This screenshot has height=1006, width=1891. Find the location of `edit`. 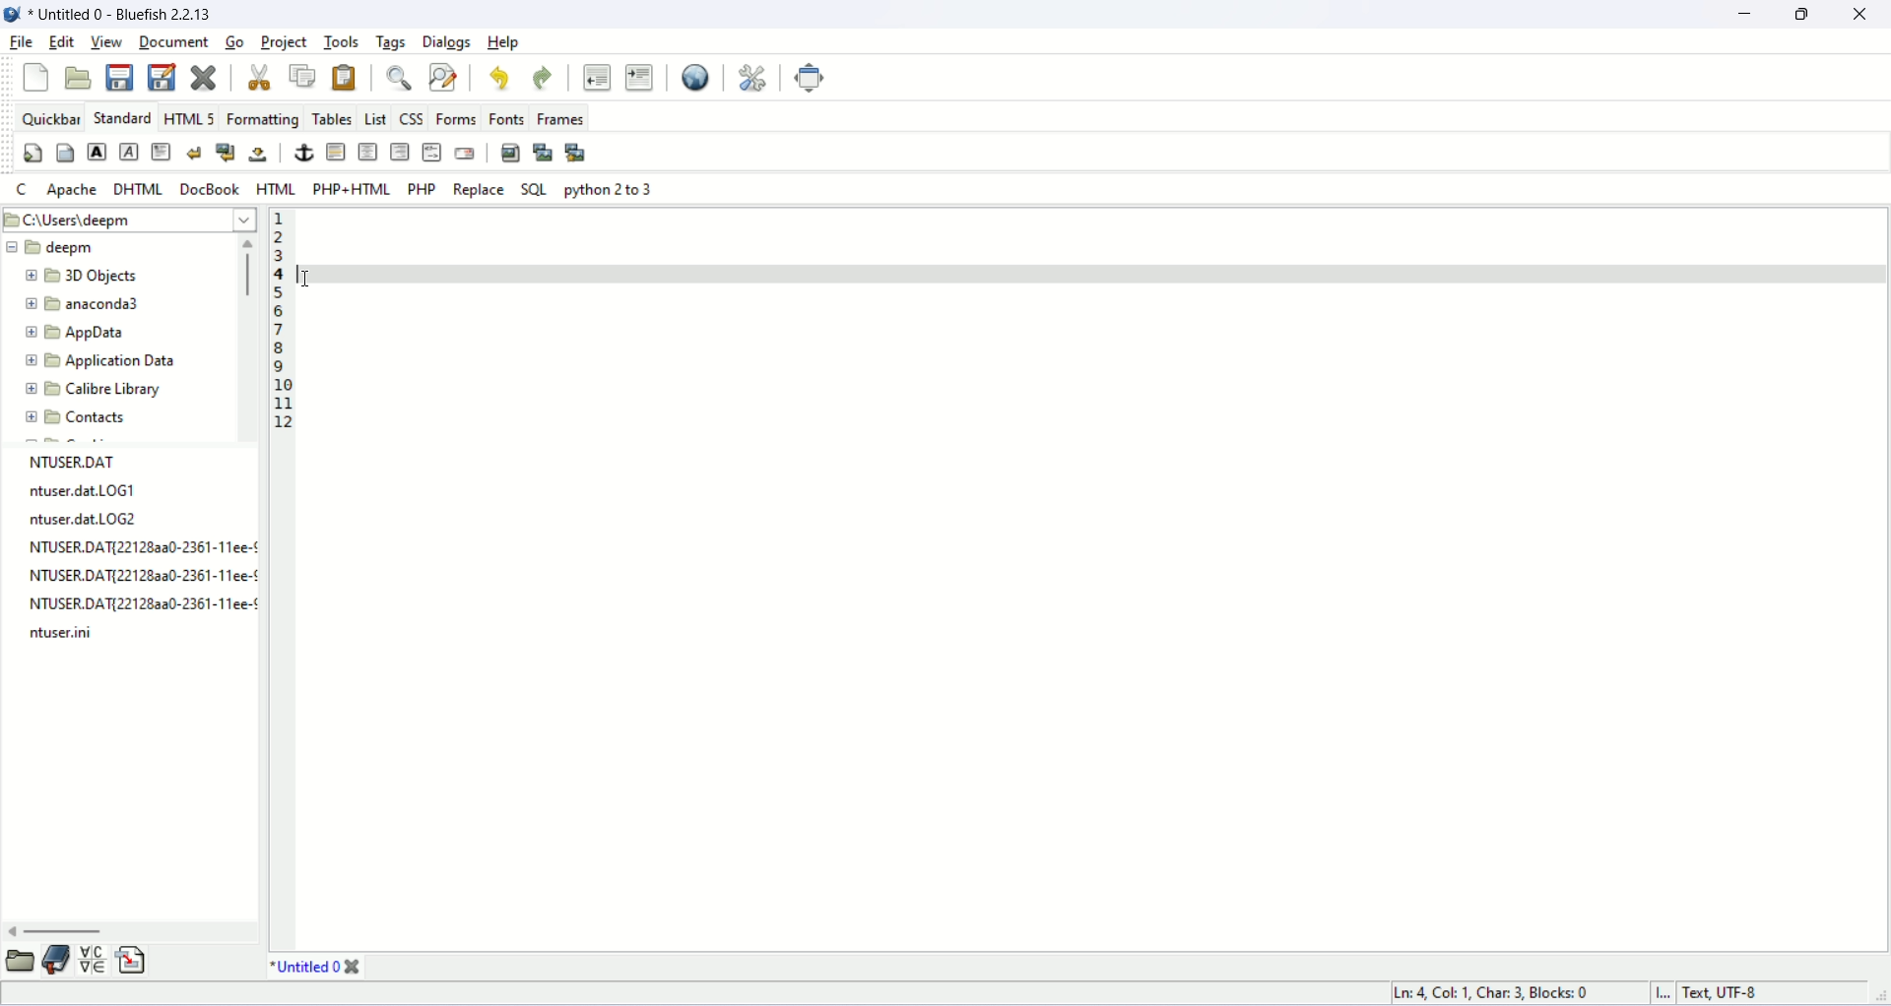

edit is located at coordinates (60, 39).